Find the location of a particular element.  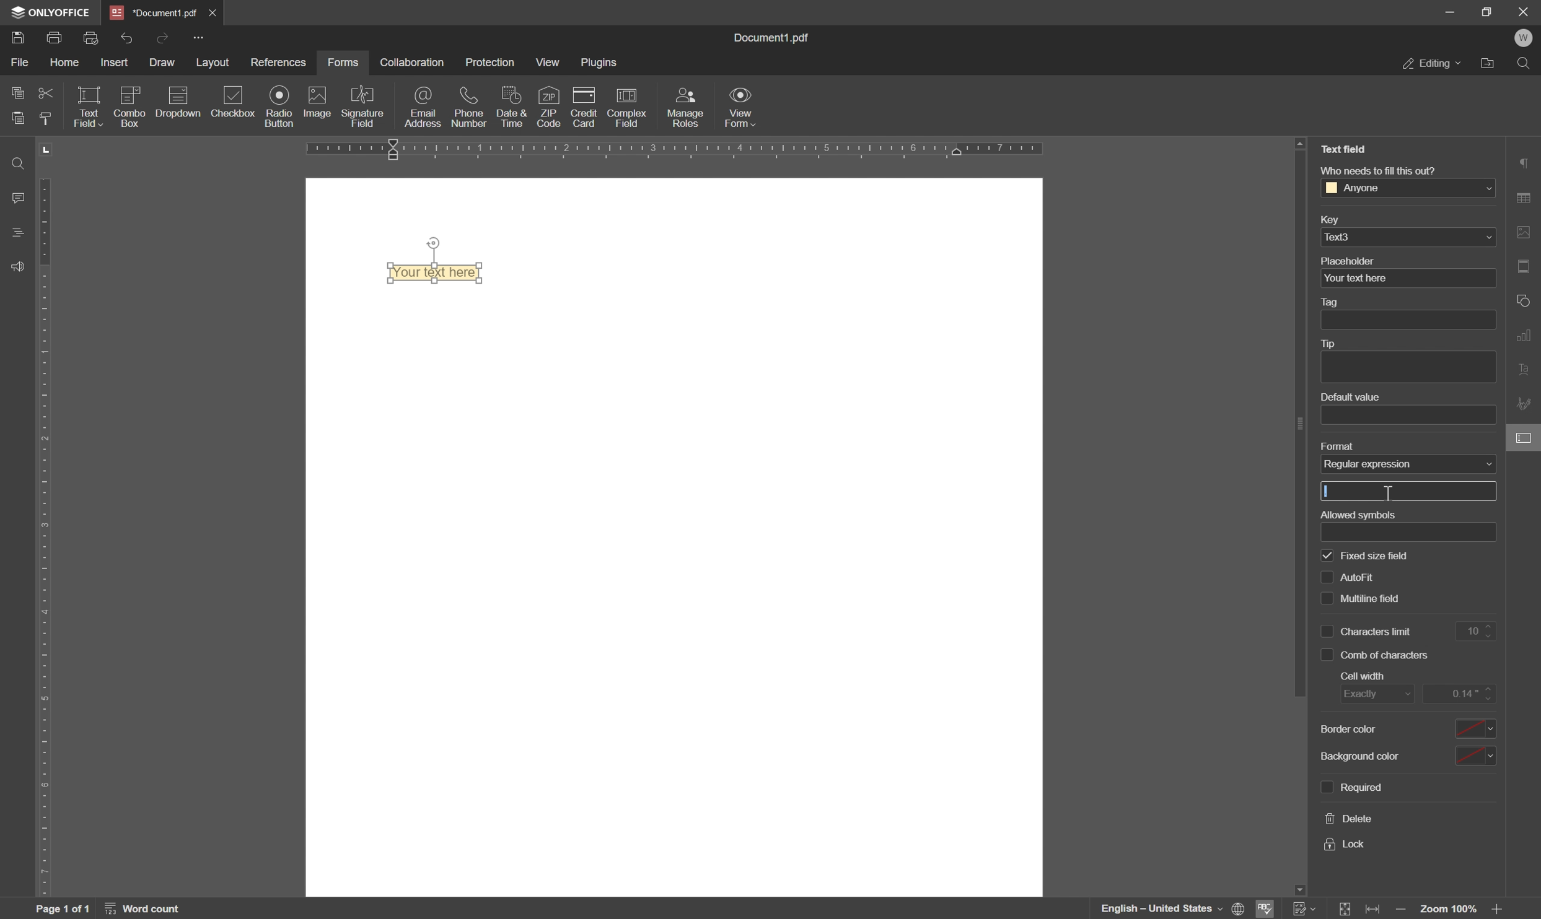

comments is located at coordinates (15, 197).